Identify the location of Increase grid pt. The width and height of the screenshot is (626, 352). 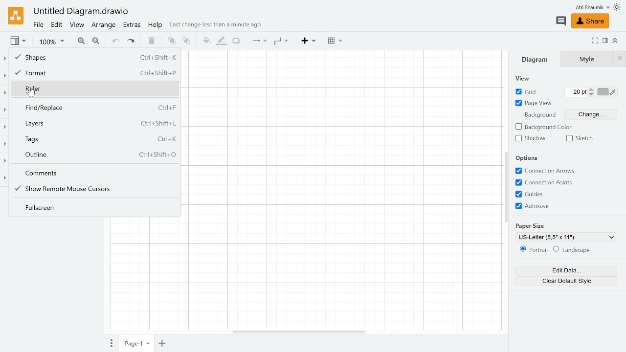
(592, 90).